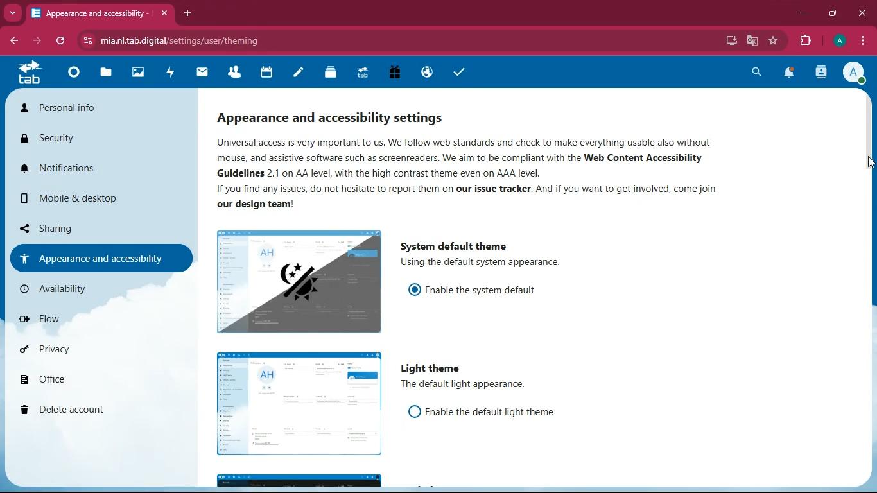 This screenshot has width=877, height=493. Describe the element at coordinates (58, 42) in the screenshot. I see `refresh` at that location.